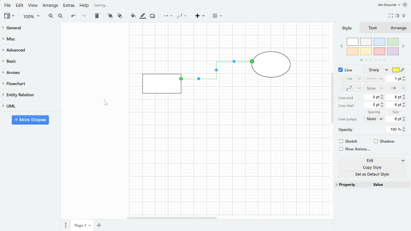 The height and width of the screenshot is (231, 411). I want to click on Fill color, so click(133, 16).